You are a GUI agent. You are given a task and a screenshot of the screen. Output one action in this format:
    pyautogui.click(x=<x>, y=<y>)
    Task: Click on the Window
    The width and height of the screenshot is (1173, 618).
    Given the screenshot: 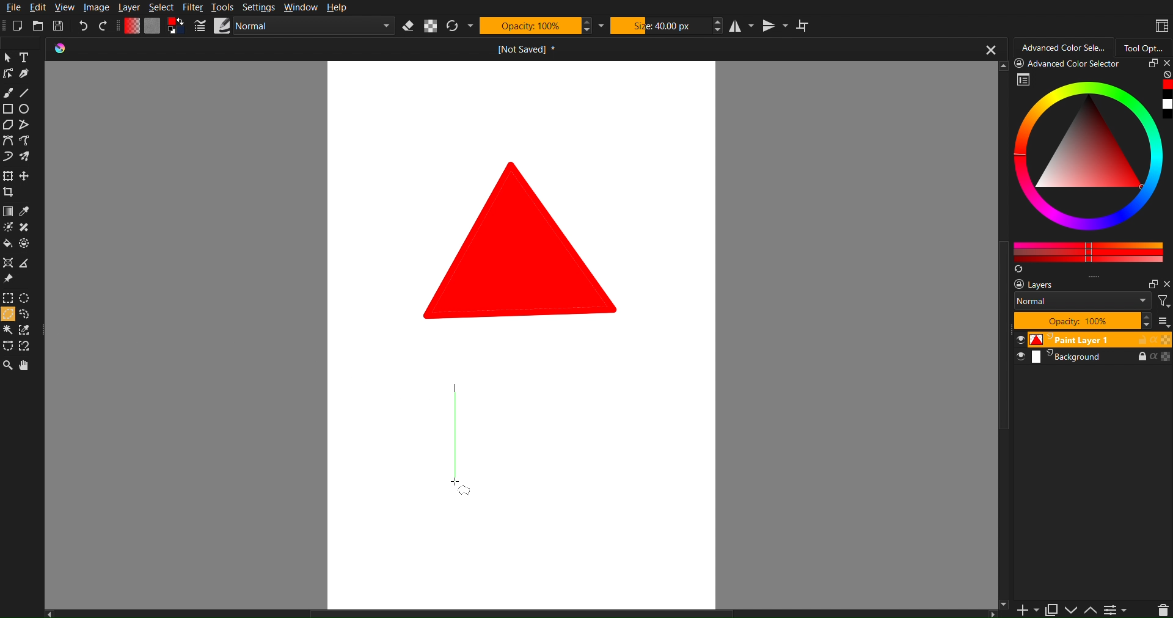 What is the action you would take?
    pyautogui.click(x=301, y=8)
    